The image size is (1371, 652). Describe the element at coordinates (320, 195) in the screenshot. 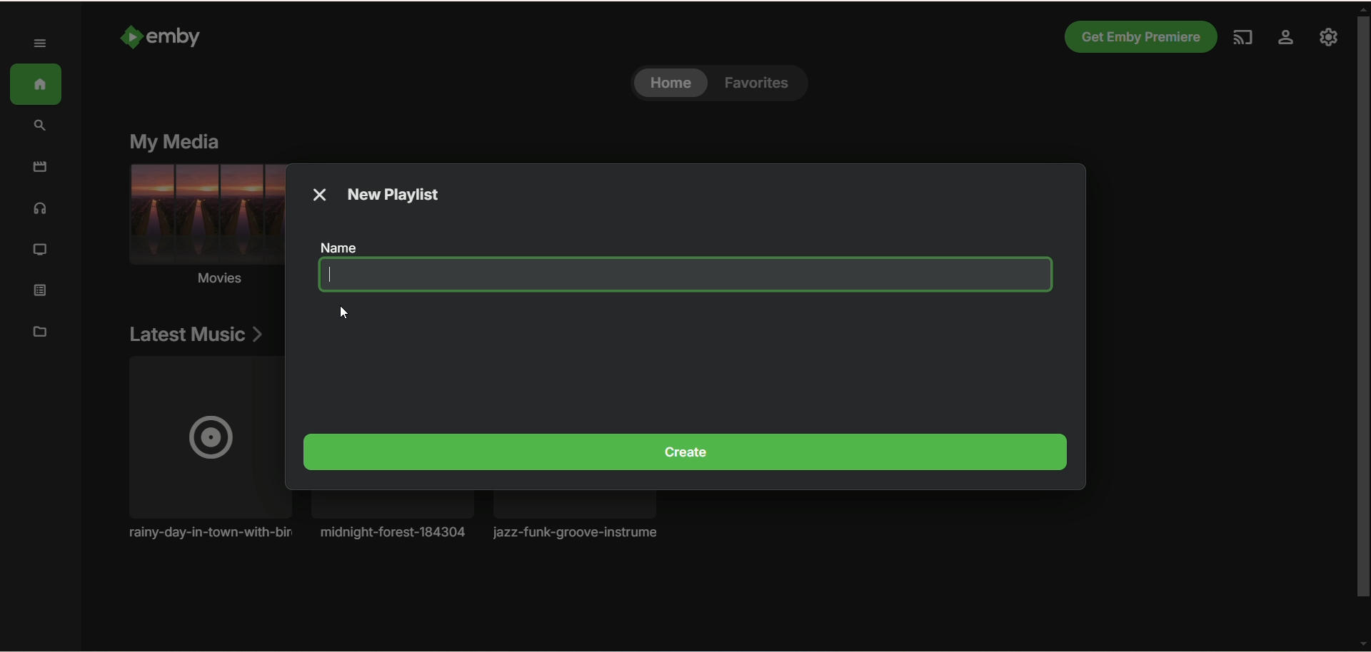

I see `close` at that location.